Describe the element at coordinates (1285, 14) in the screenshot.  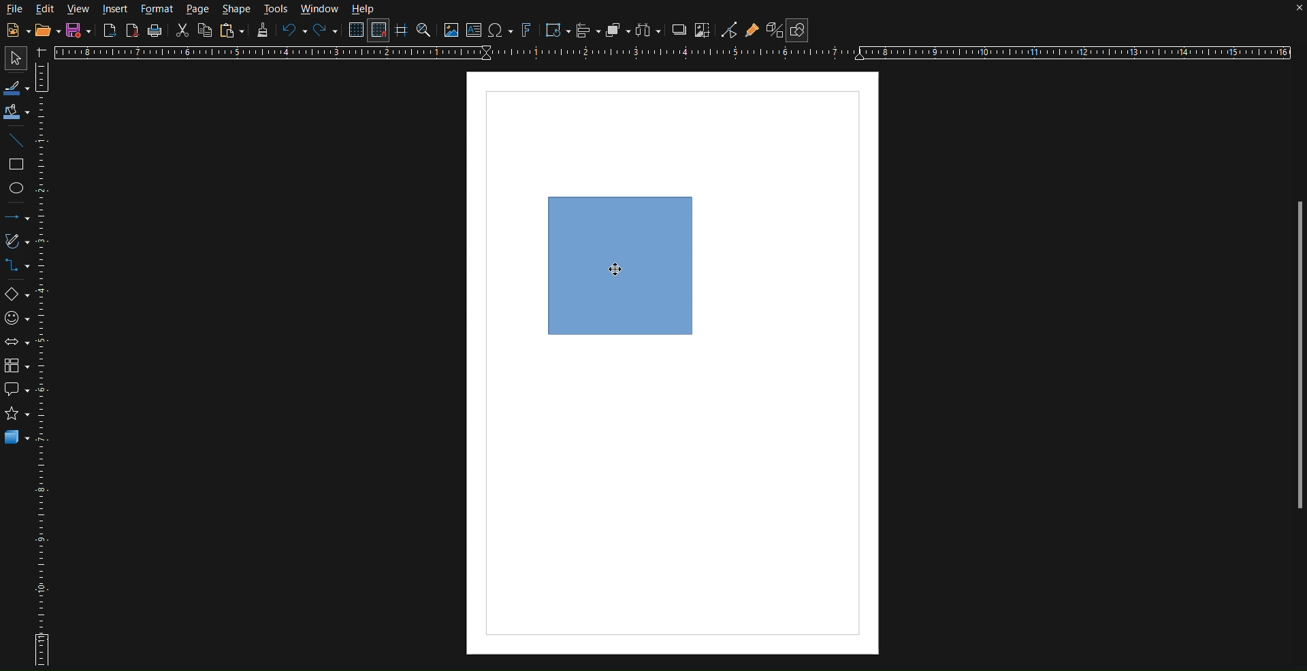
I see `close` at that location.